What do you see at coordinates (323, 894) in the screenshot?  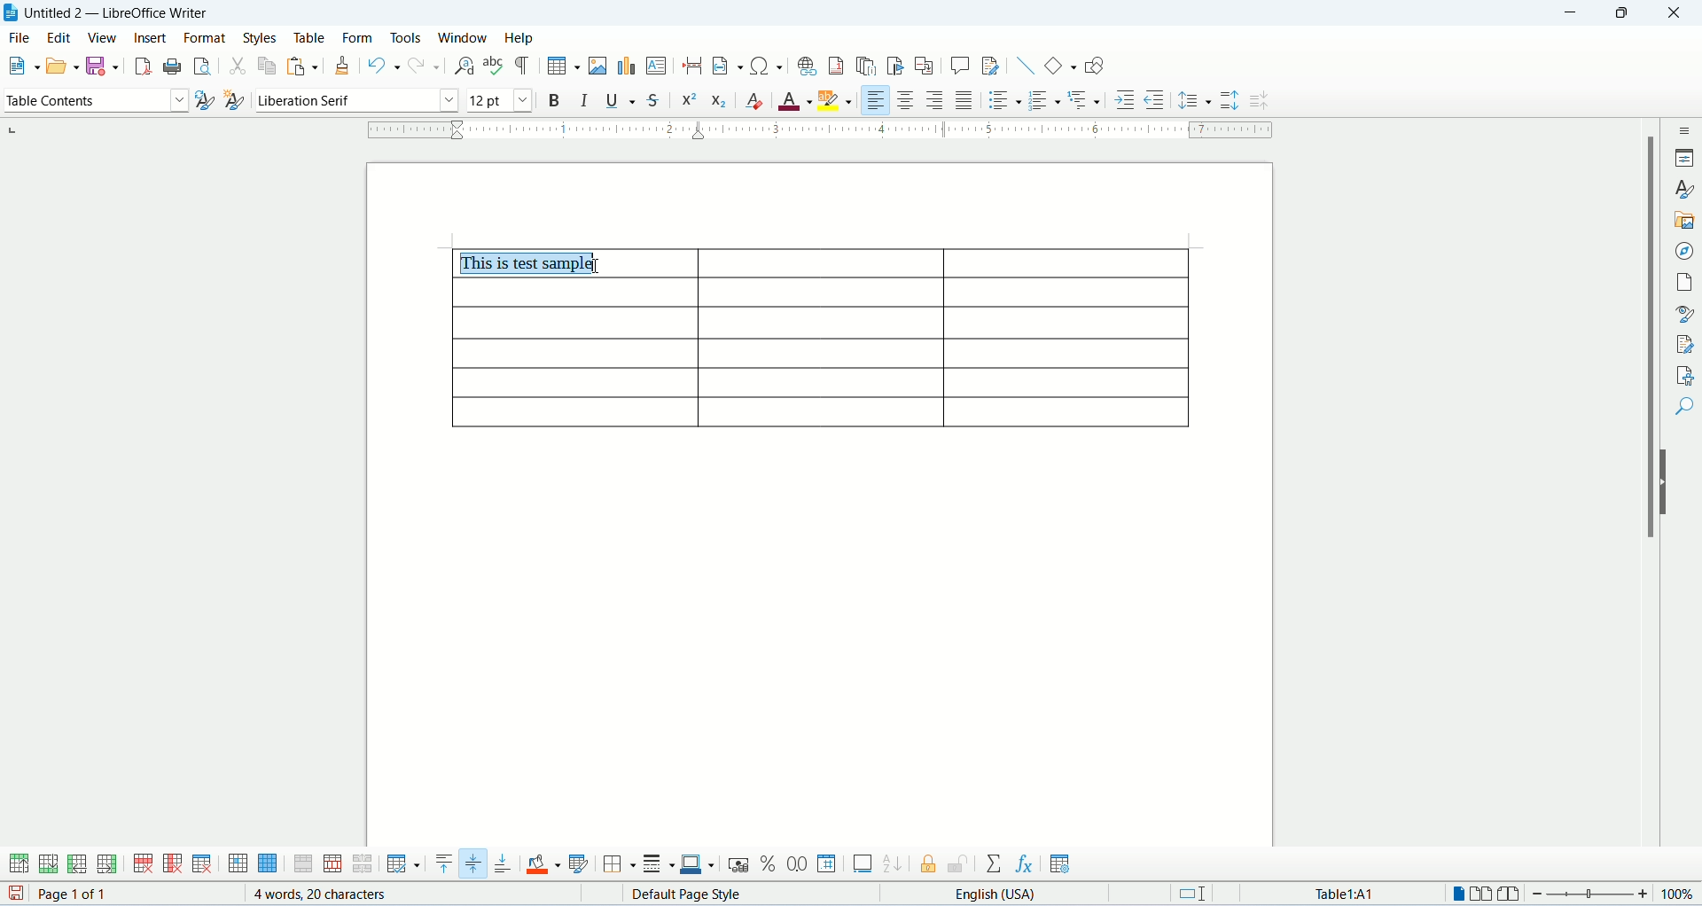 I see `word count` at bounding box center [323, 894].